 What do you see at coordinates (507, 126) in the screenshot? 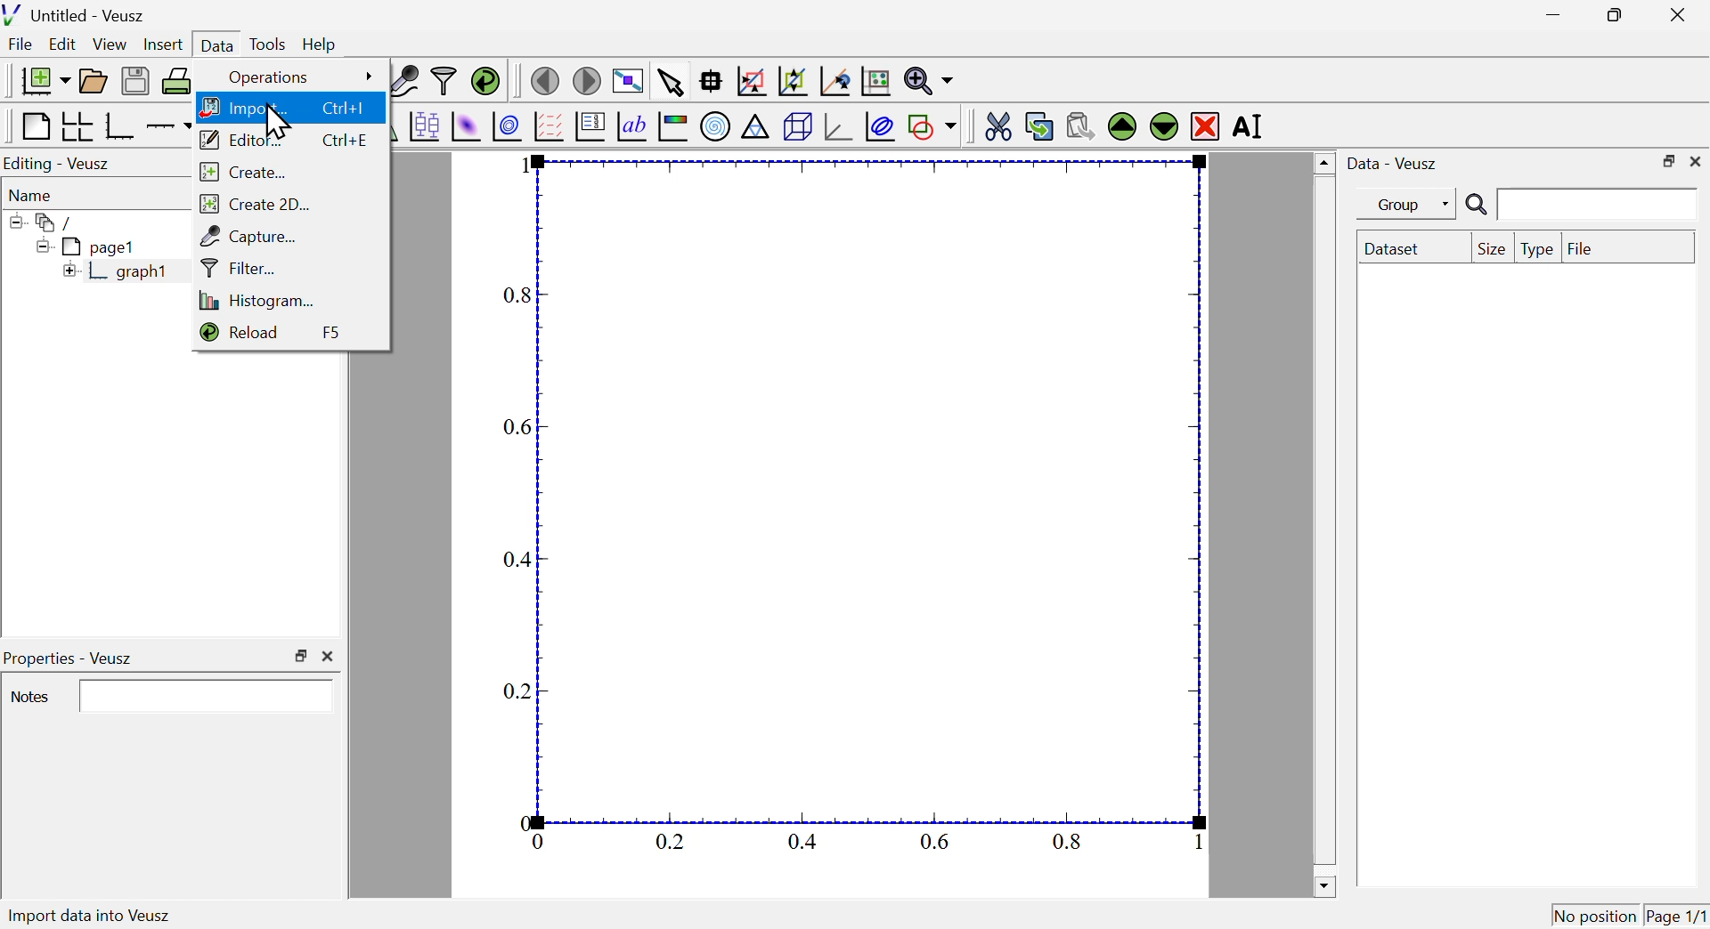
I see `plot a 2d dataset as contours` at bounding box center [507, 126].